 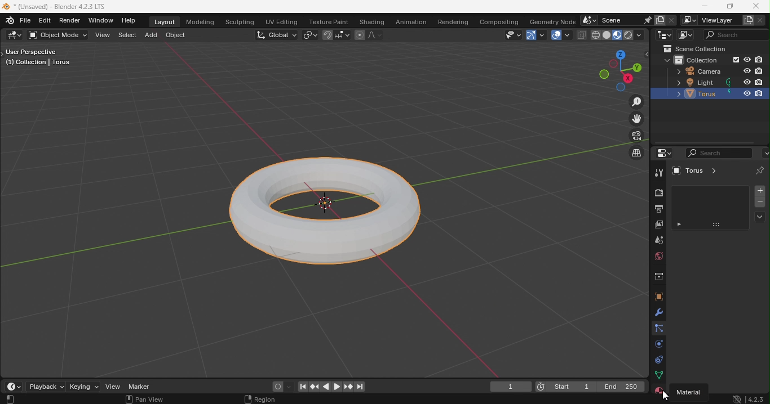 What do you see at coordinates (687, 83) in the screenshot?
I see `Light` at bounding box center [687, 83].